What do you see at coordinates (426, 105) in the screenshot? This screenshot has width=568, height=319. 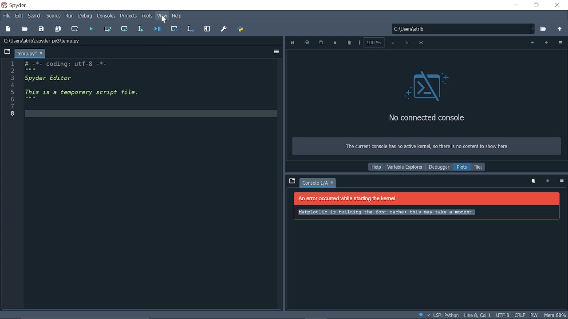 I see `Space for displaying consoles` at bounding box center [426, 105].